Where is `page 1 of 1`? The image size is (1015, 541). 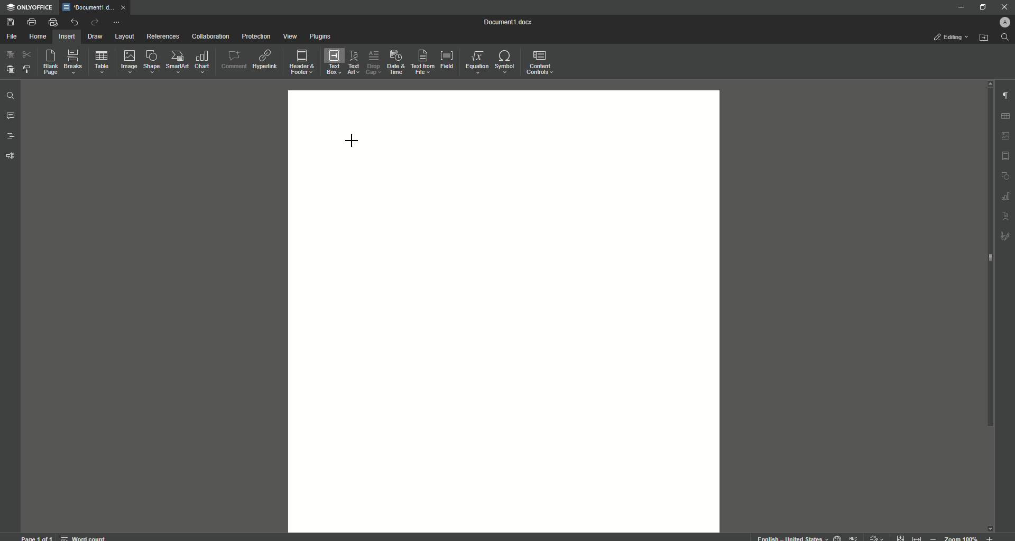 page 1 of 1 is located at coordinates (37, 537).